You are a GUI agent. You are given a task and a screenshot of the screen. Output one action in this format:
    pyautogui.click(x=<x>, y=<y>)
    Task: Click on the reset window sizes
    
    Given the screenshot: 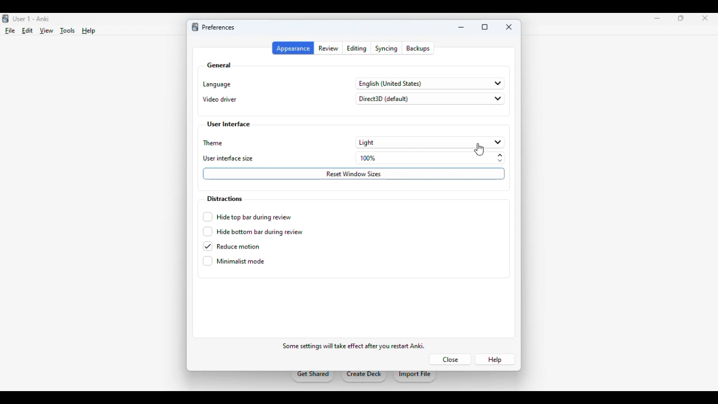 What is the action you would take?
    pyautogui.click(x=354, y=174)
    